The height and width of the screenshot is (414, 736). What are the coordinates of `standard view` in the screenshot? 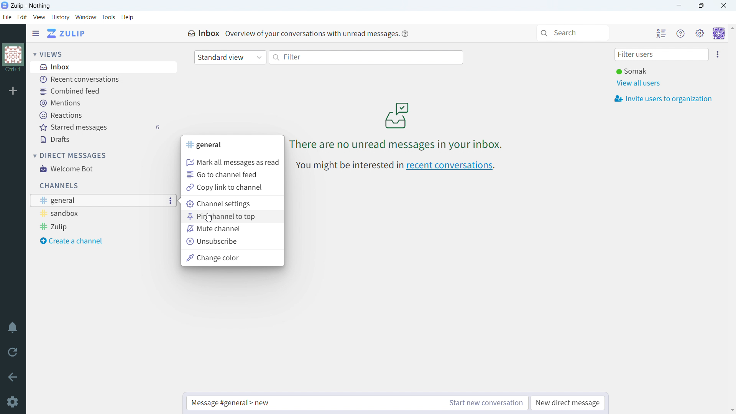 It's located at (230, 58).